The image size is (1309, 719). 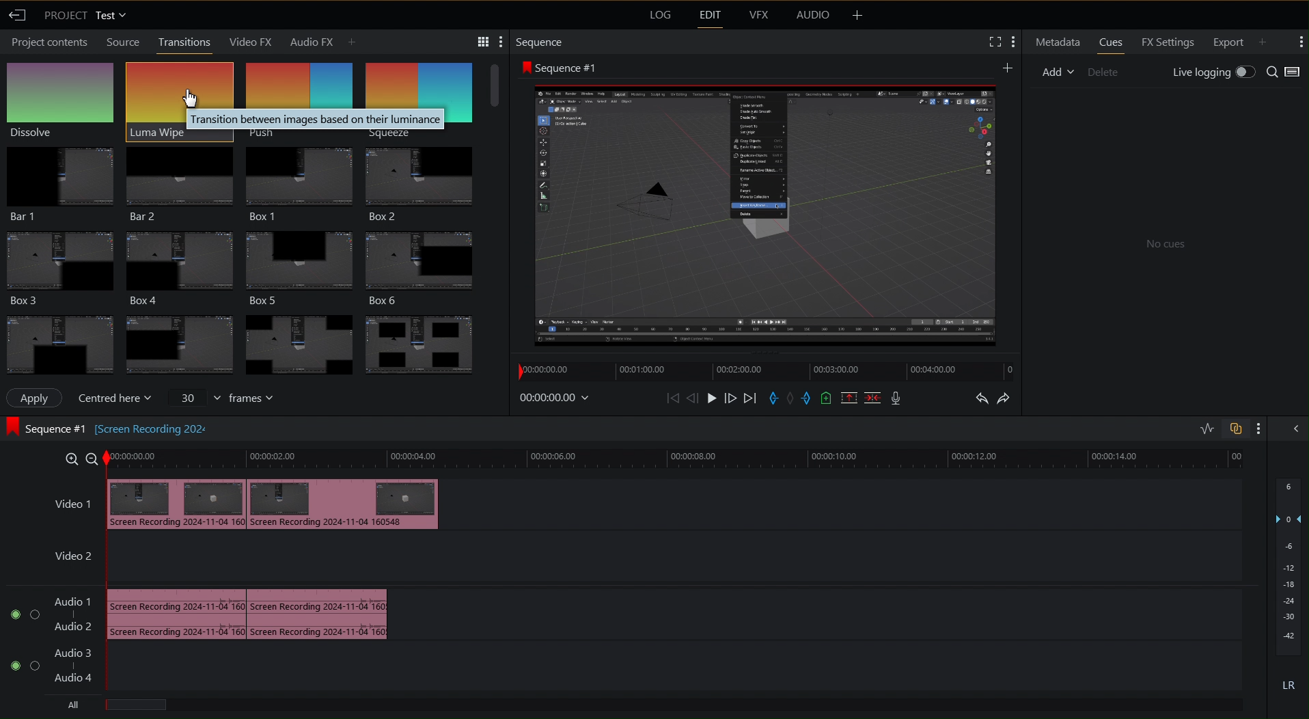 I want to click on Play, so click(x=713, y=398).